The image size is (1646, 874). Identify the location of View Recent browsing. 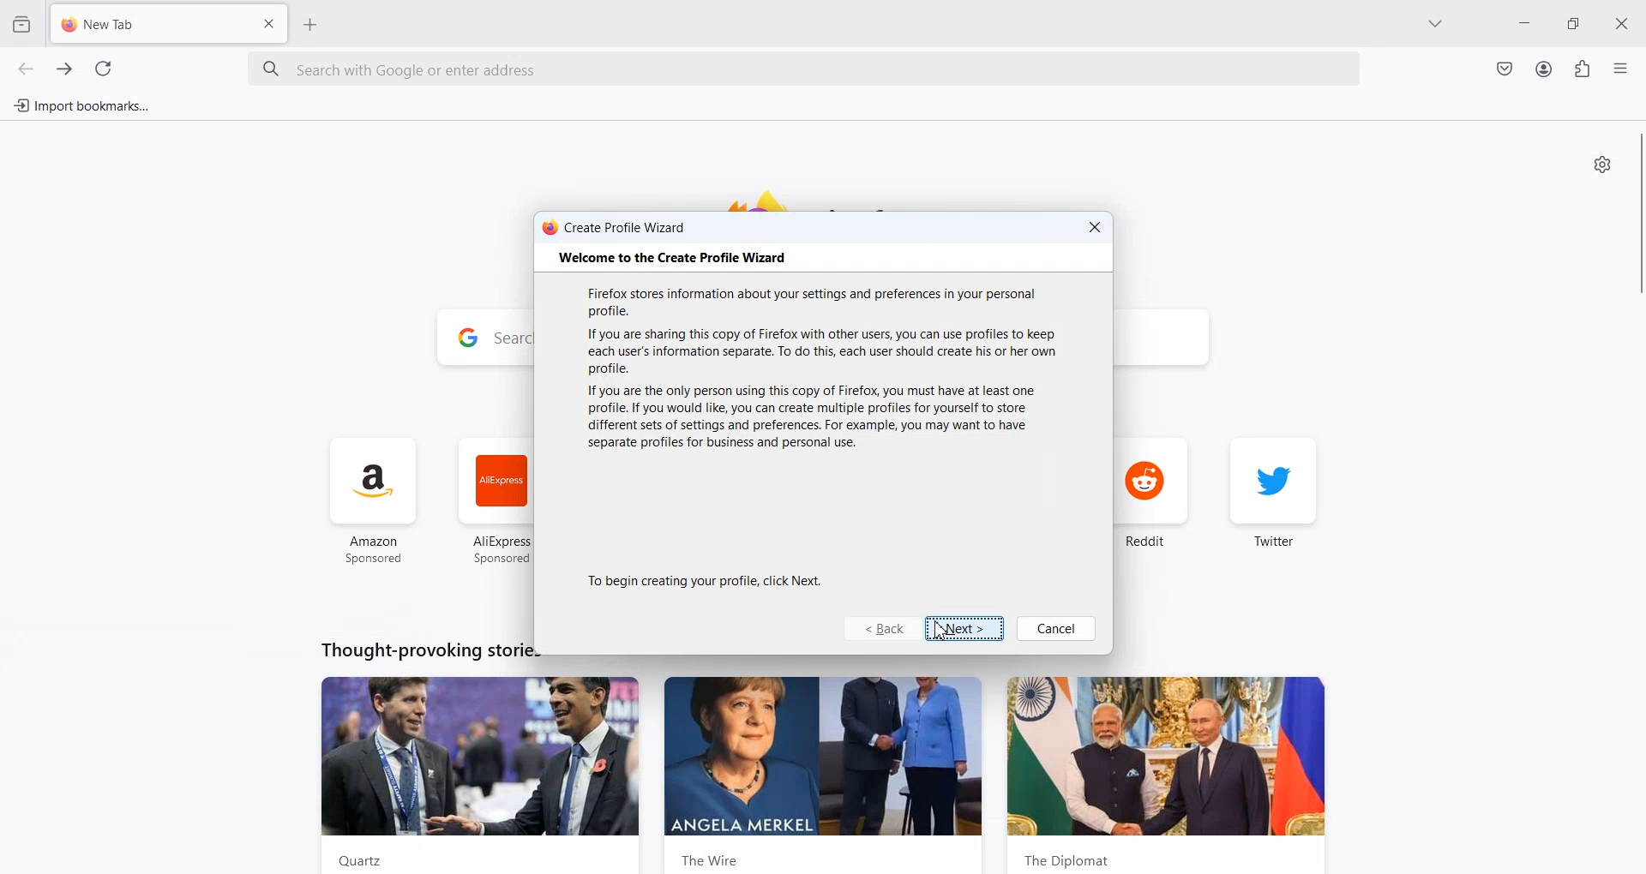
(21, 23).